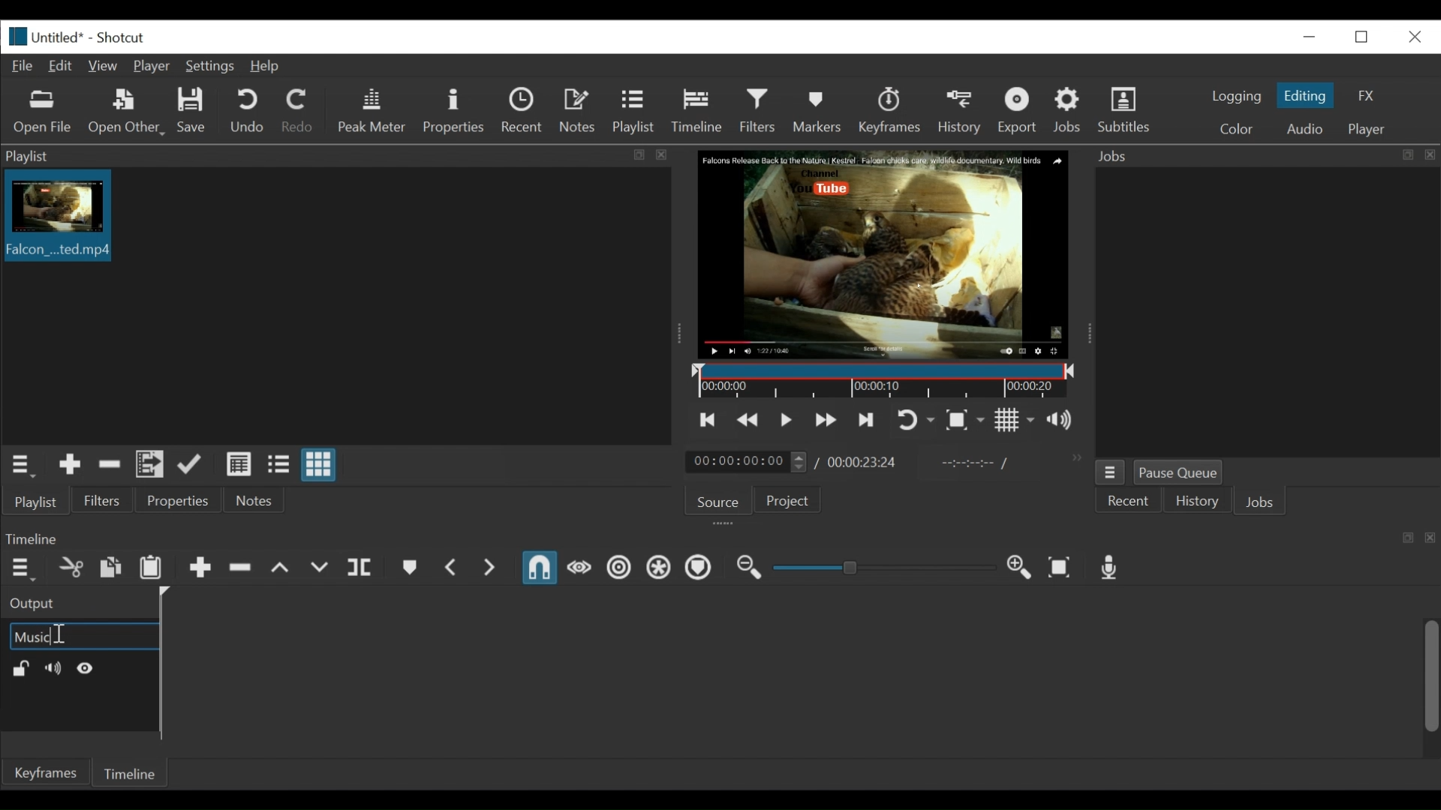  I want to click on Update, so click(193, 465).